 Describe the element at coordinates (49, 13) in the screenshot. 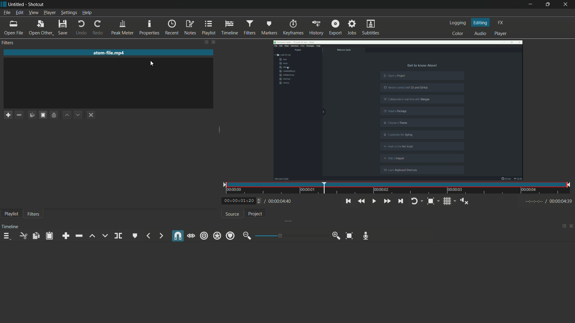

I see `player menu` at that location.